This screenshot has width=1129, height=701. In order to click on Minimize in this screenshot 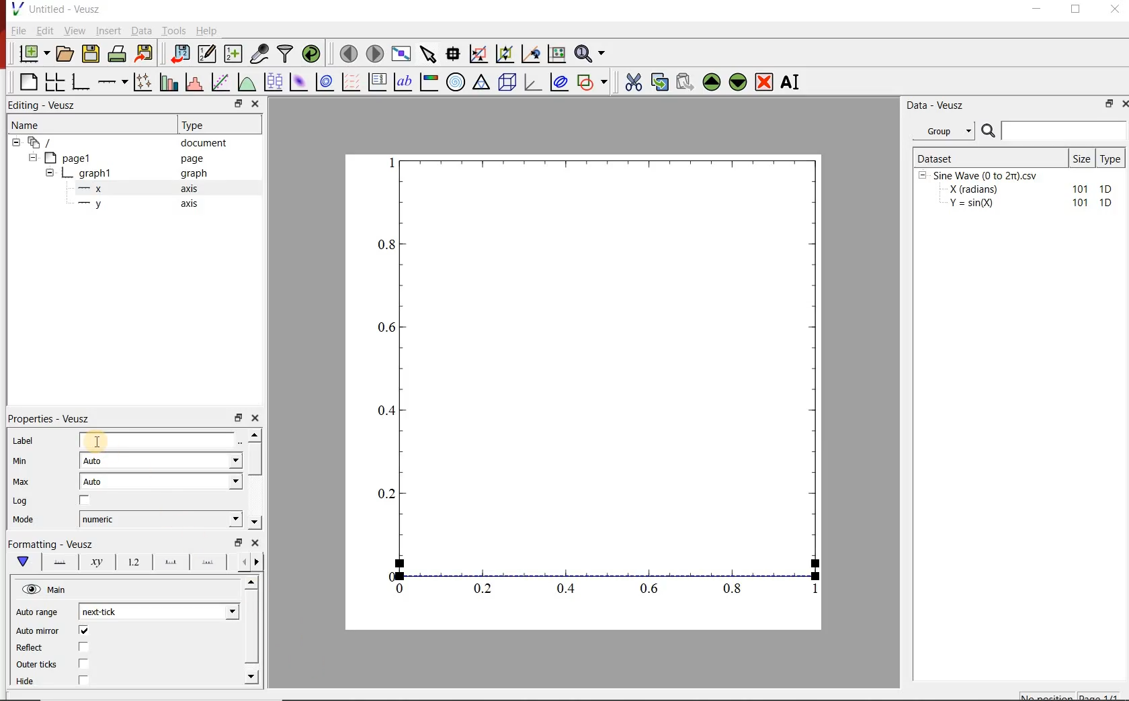, I will do `click(1036, 9)`.